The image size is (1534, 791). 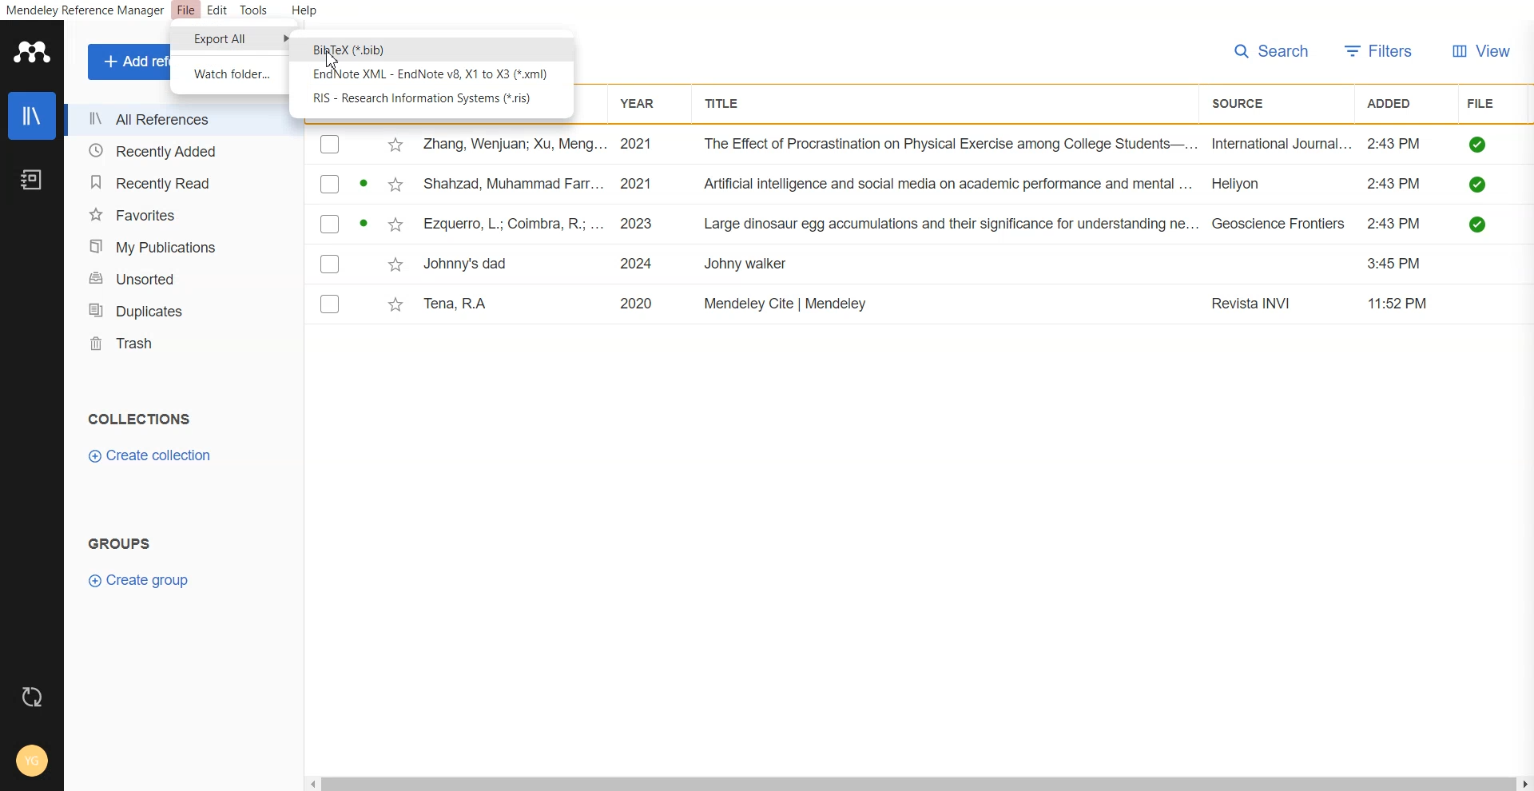 What do you see at coordinates (643, 104) in the screenshot?
I see `Year` at bounding box center [643, 104].